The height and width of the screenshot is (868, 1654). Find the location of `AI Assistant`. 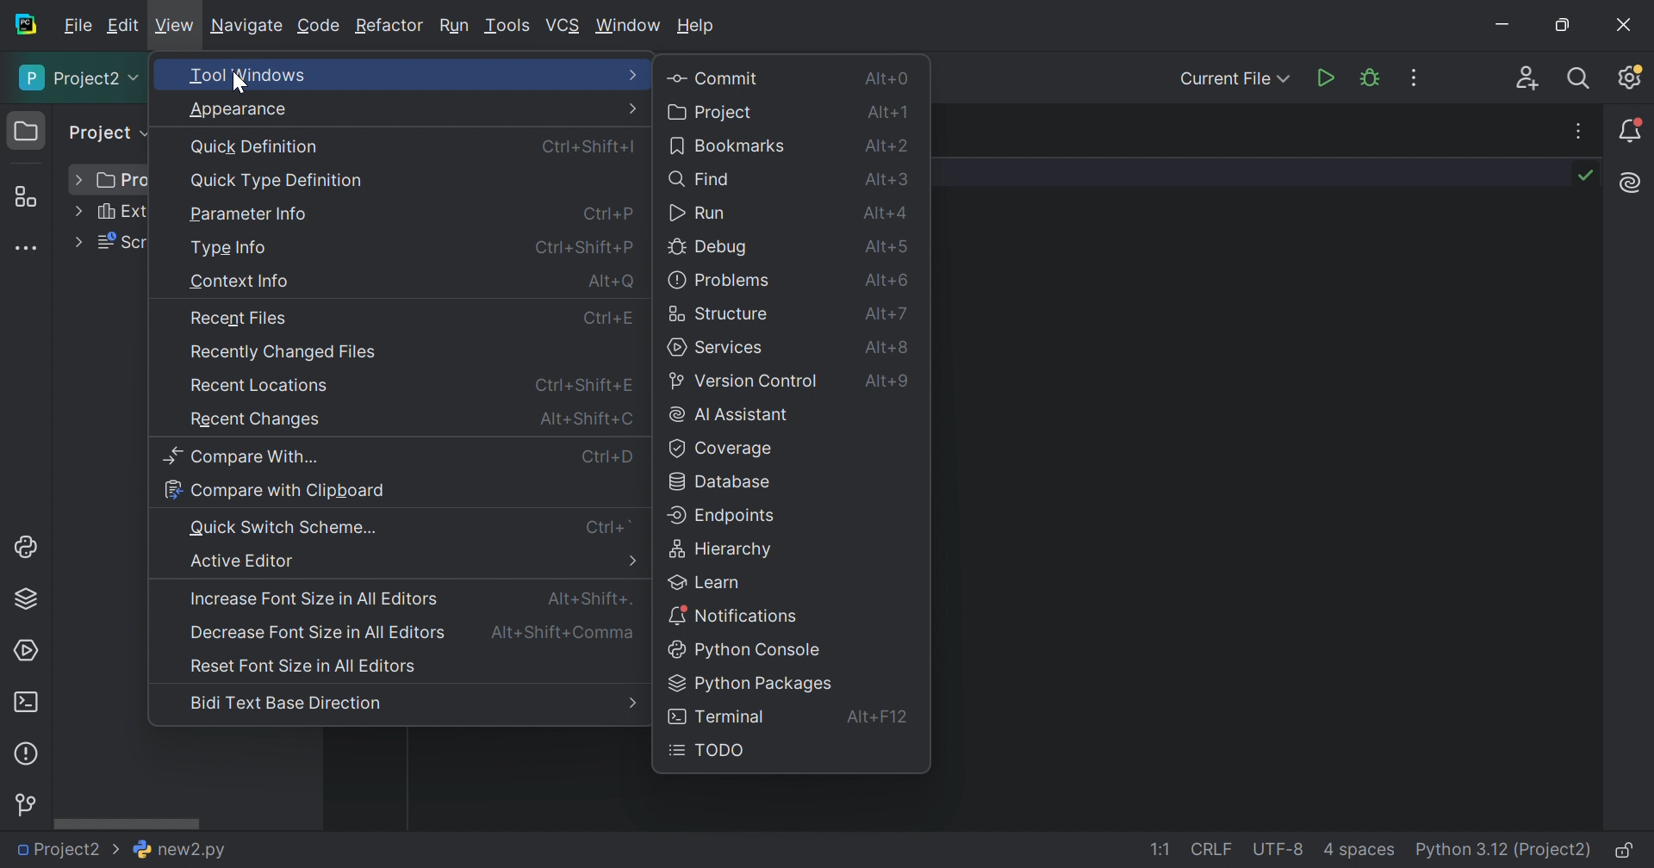

AI Assistant is located at coordinates (1632, 183).